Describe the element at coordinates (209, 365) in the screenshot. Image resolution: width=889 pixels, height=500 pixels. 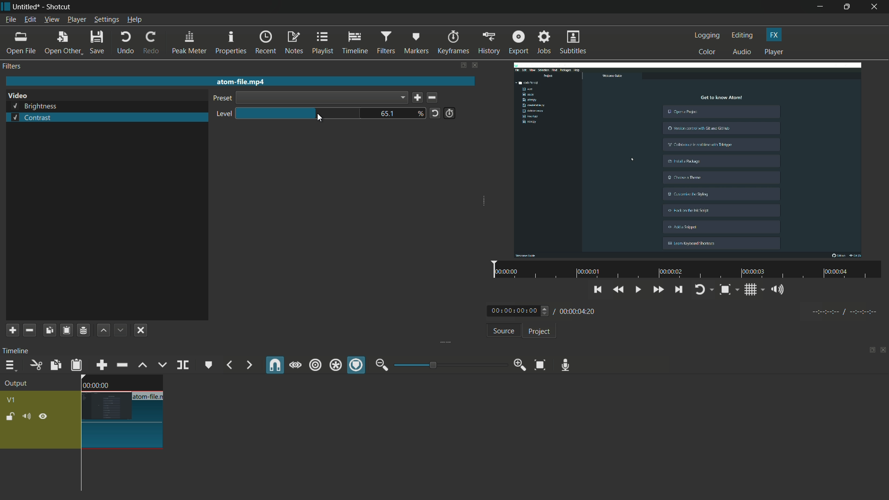
I see `create/edit marker` at that location.